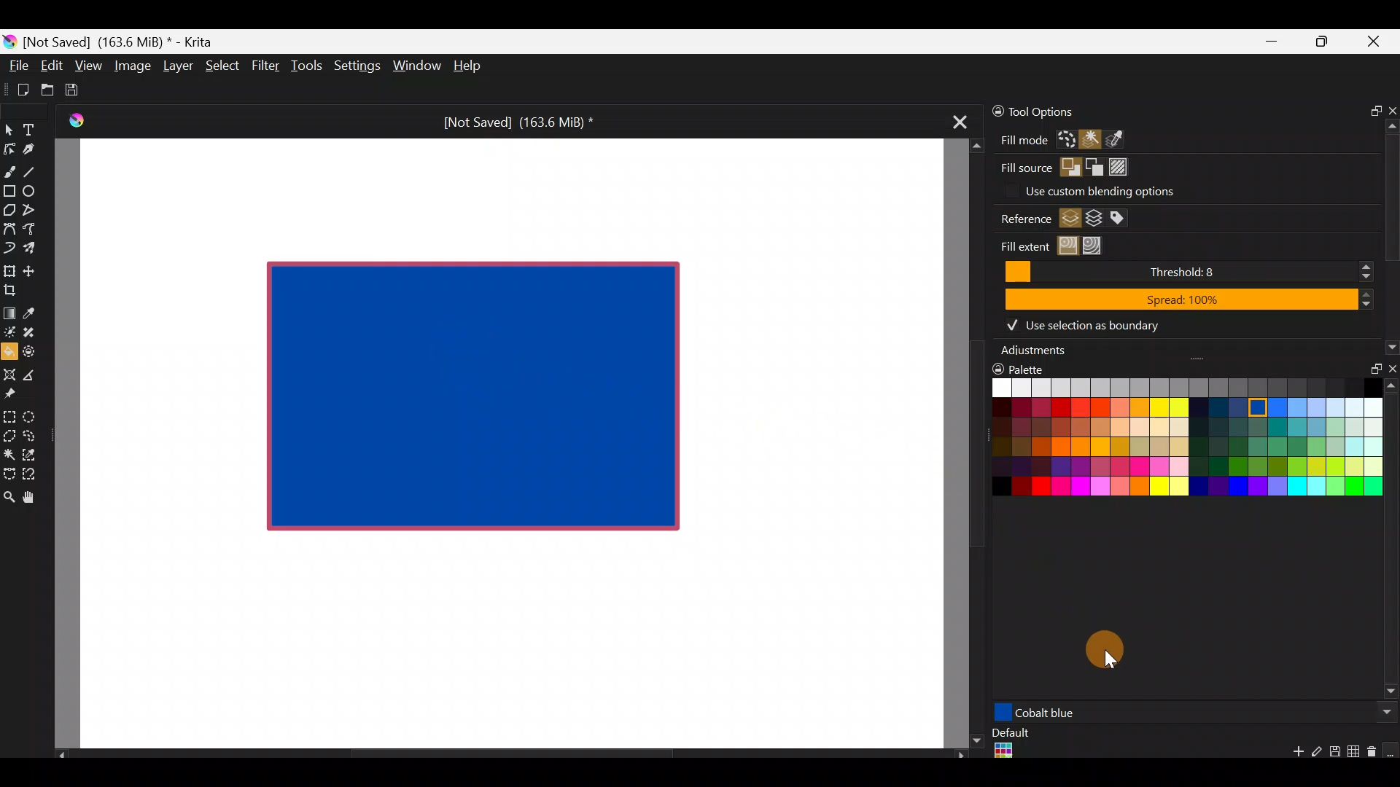 The width and height of the screenshot is (1400, 787). Describe the element at coordinates (1383, 712) in the screenshot. I see `Scroll button` at that location.